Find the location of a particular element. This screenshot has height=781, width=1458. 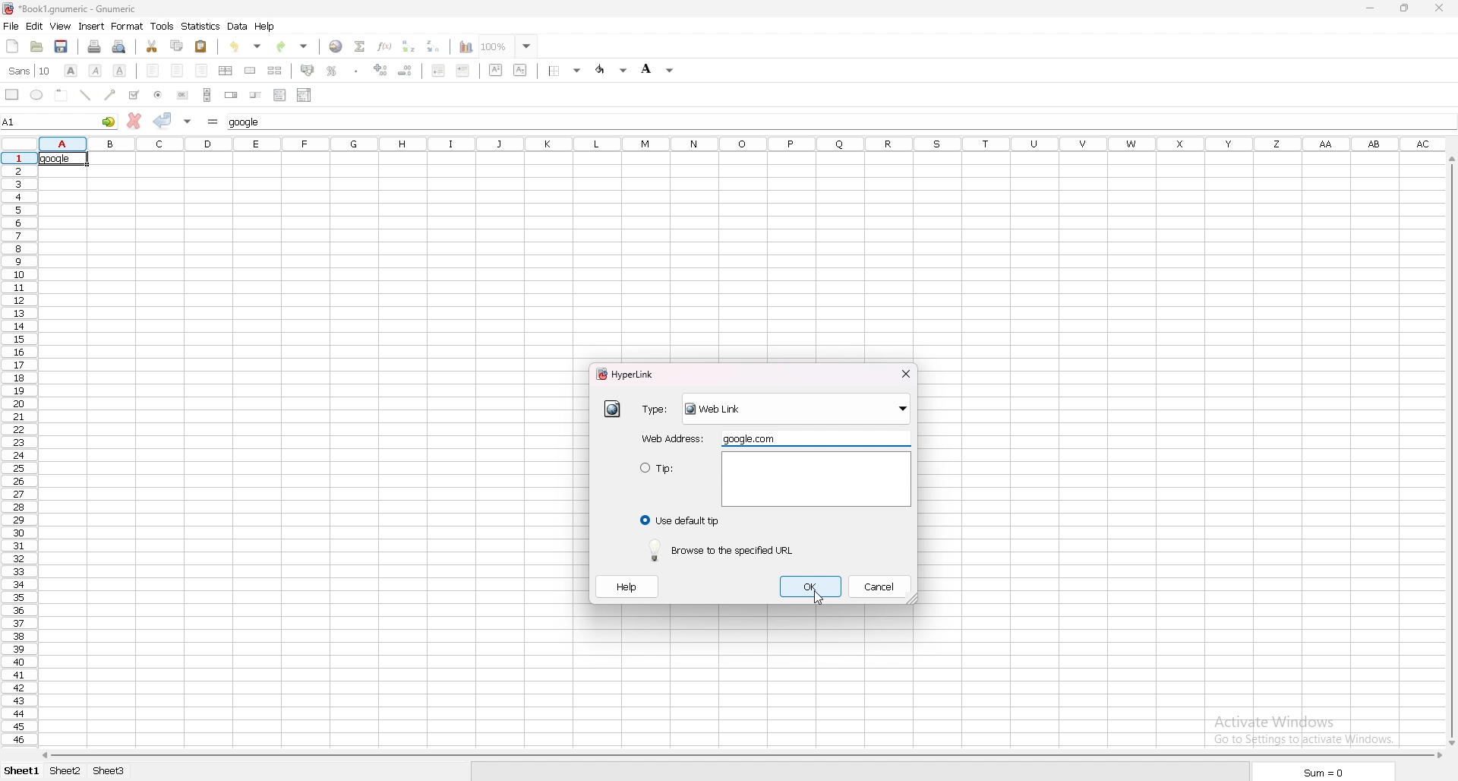

button is located at coordinates (184, 95).